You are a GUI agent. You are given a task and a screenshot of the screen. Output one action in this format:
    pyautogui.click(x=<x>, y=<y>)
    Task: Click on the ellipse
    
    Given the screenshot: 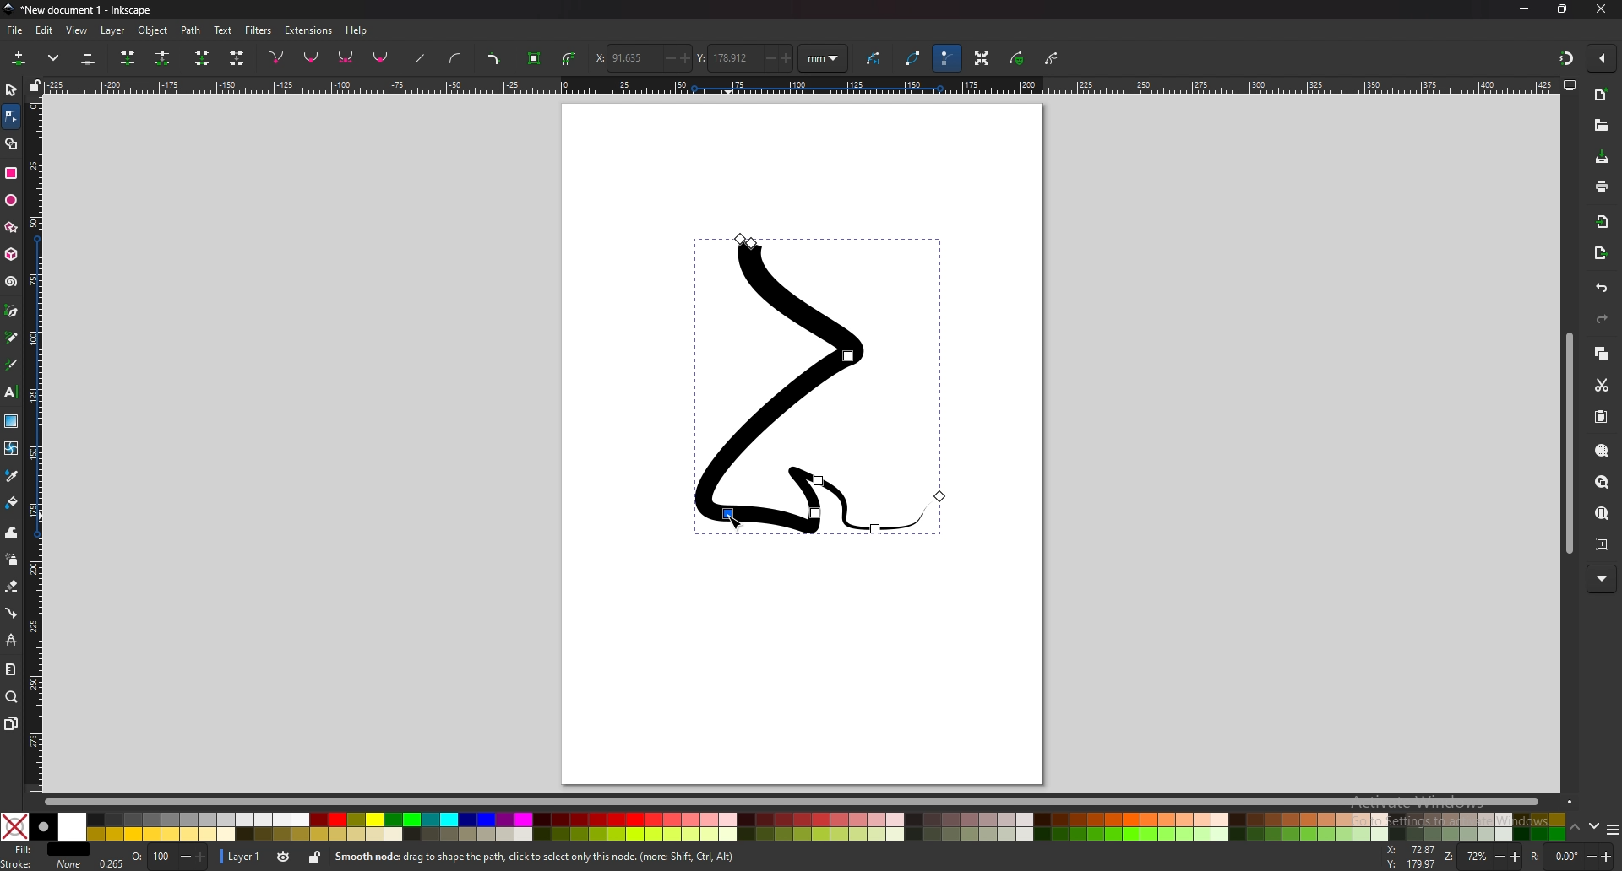 What is the action you would take?
    pyautogui.click(x=10, y=201)
    